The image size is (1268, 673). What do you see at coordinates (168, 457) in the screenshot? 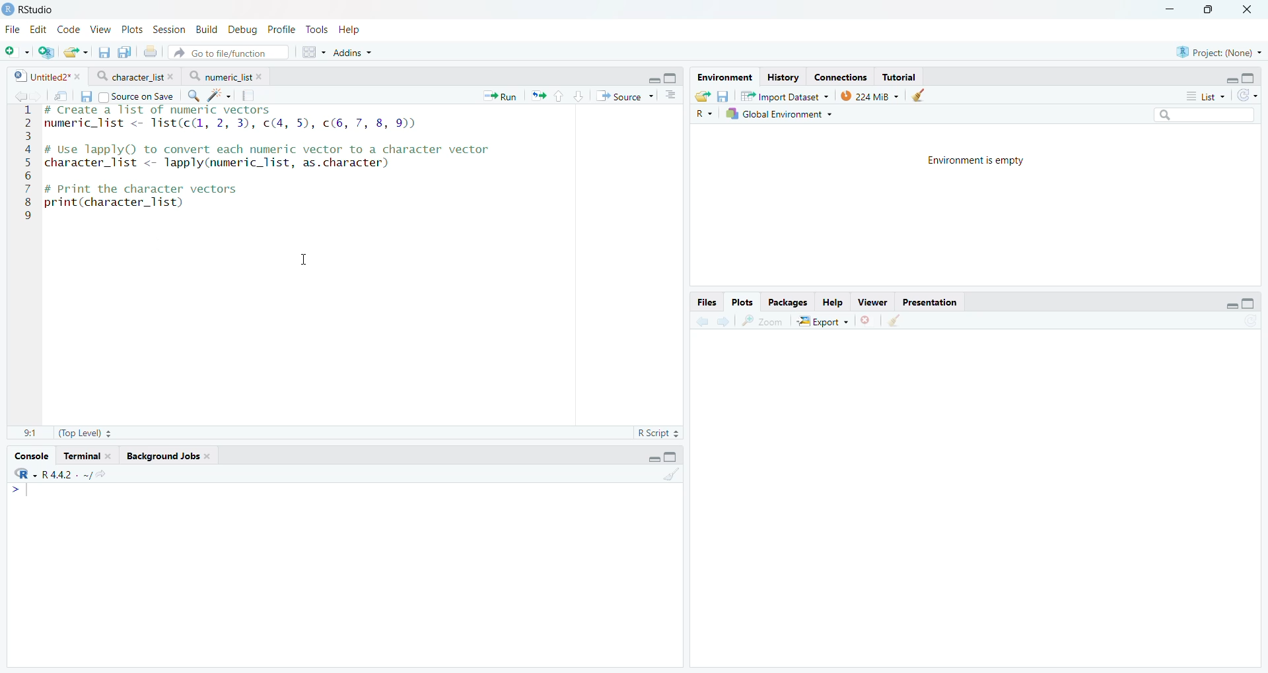
I see `Background Jobs` at bounding box center [168, 457].